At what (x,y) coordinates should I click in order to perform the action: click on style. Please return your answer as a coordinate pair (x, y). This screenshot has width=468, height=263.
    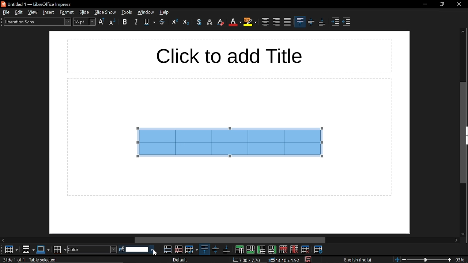
    Looking at the image, I should click on (67, 12).